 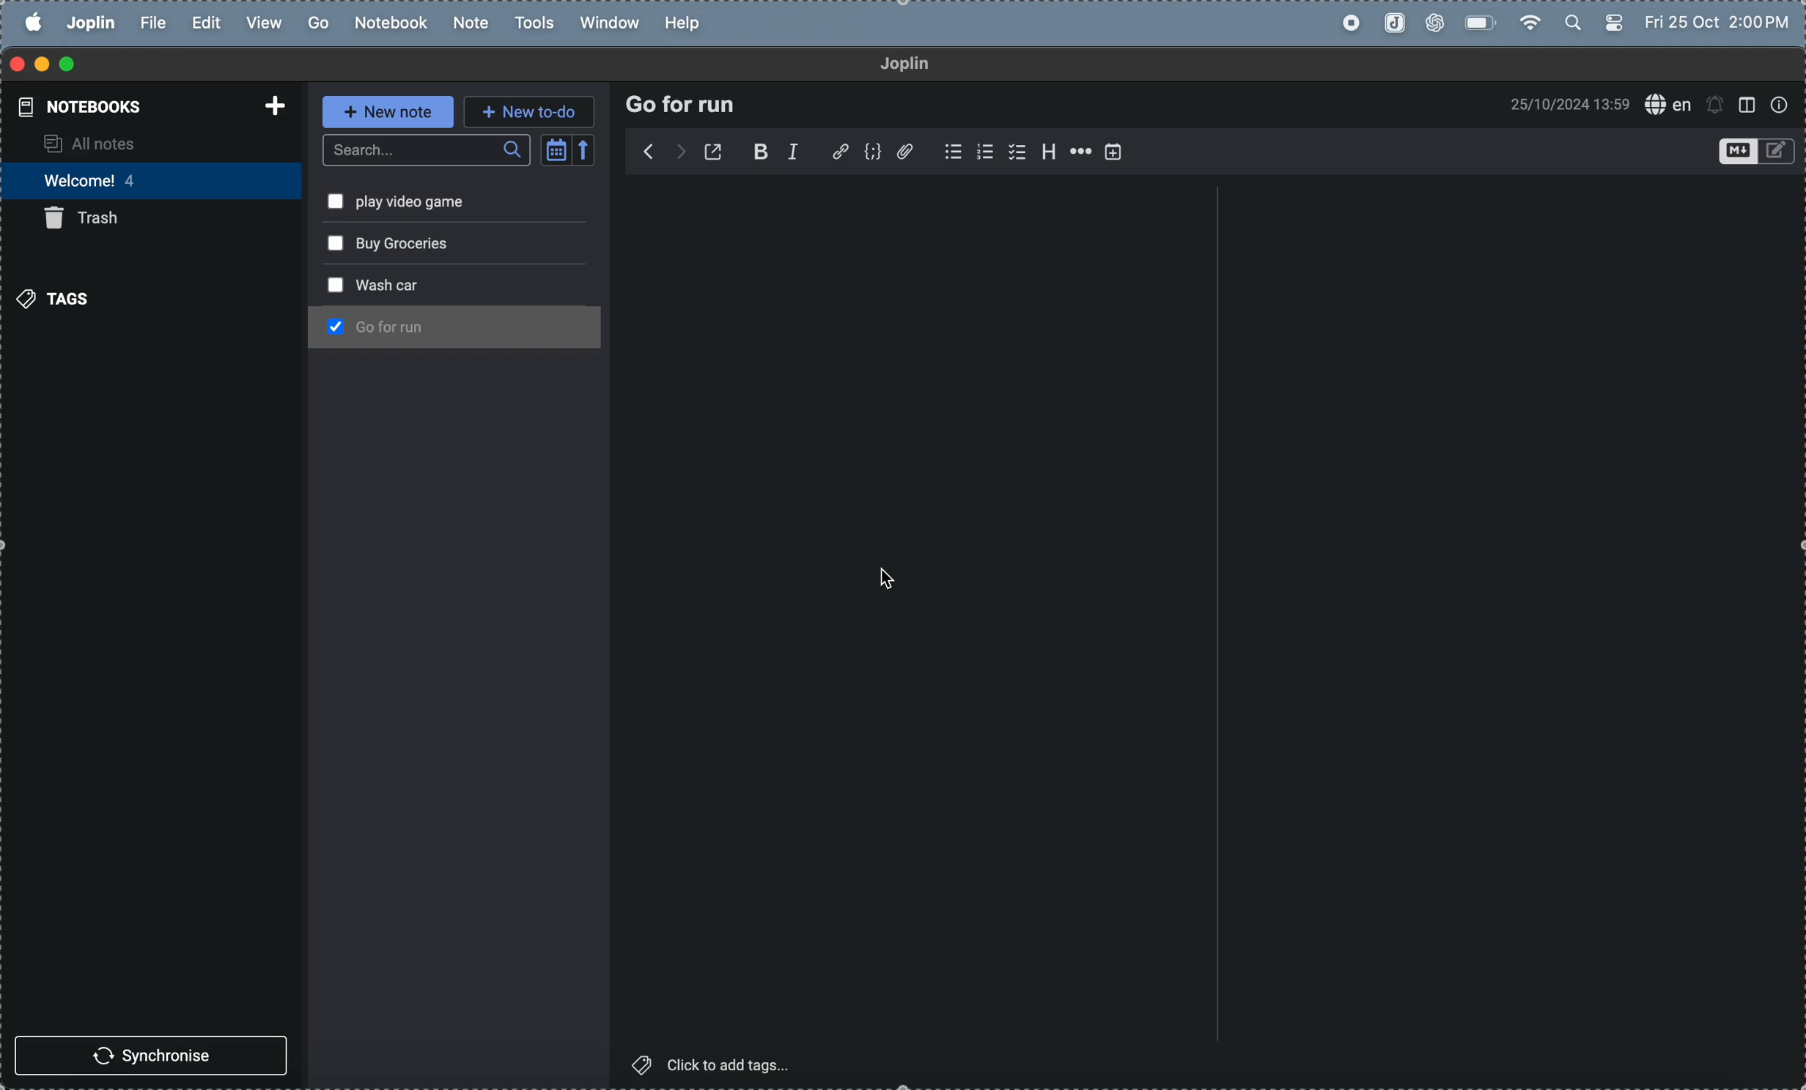 What do you see at coordinates (944, 151) in the screenshot?
I see `check box` at bounding box center [944, 151].